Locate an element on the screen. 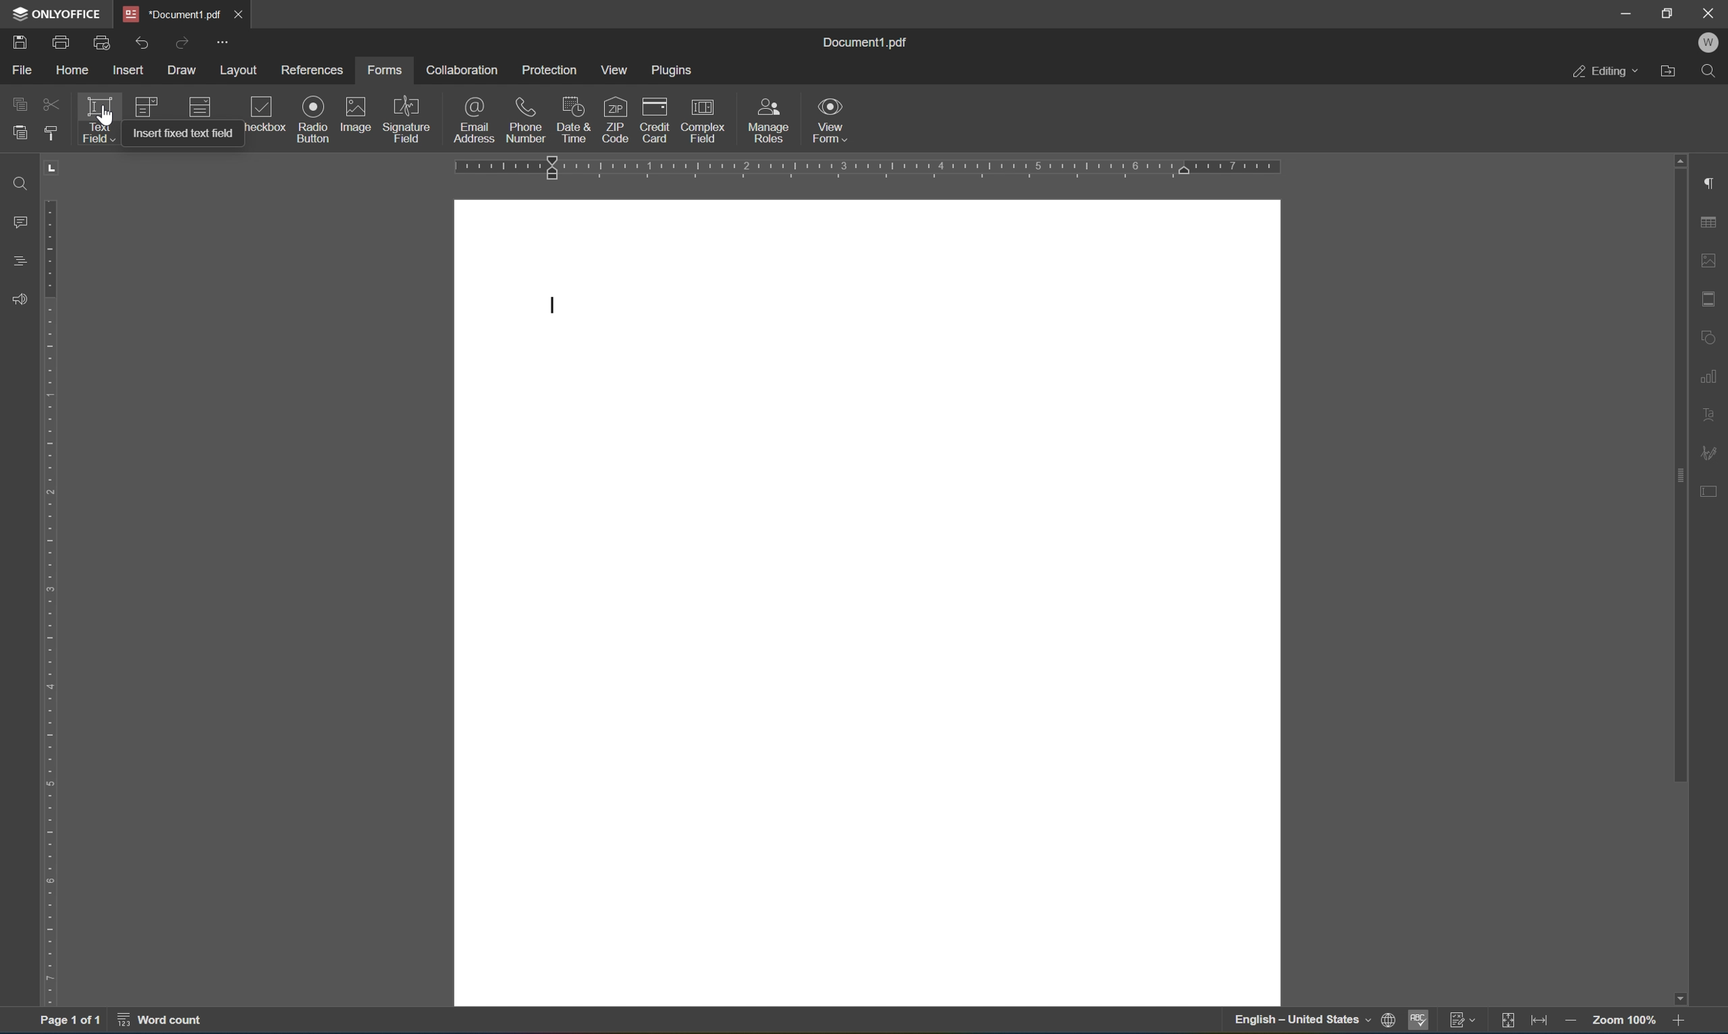  document1.pdf is located at coordinates (863, 40).